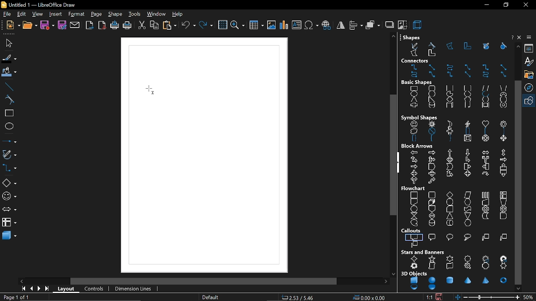 This screenshot has height=301, width=536. What do you see at coordinates (468, 195) in the screenshot?
I see `data` at bounding box center [468, 195].